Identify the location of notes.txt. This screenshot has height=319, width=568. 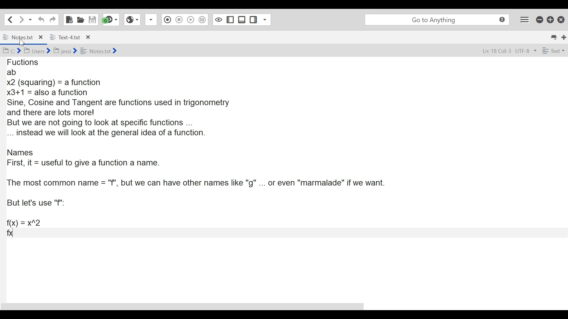
(19, 37).